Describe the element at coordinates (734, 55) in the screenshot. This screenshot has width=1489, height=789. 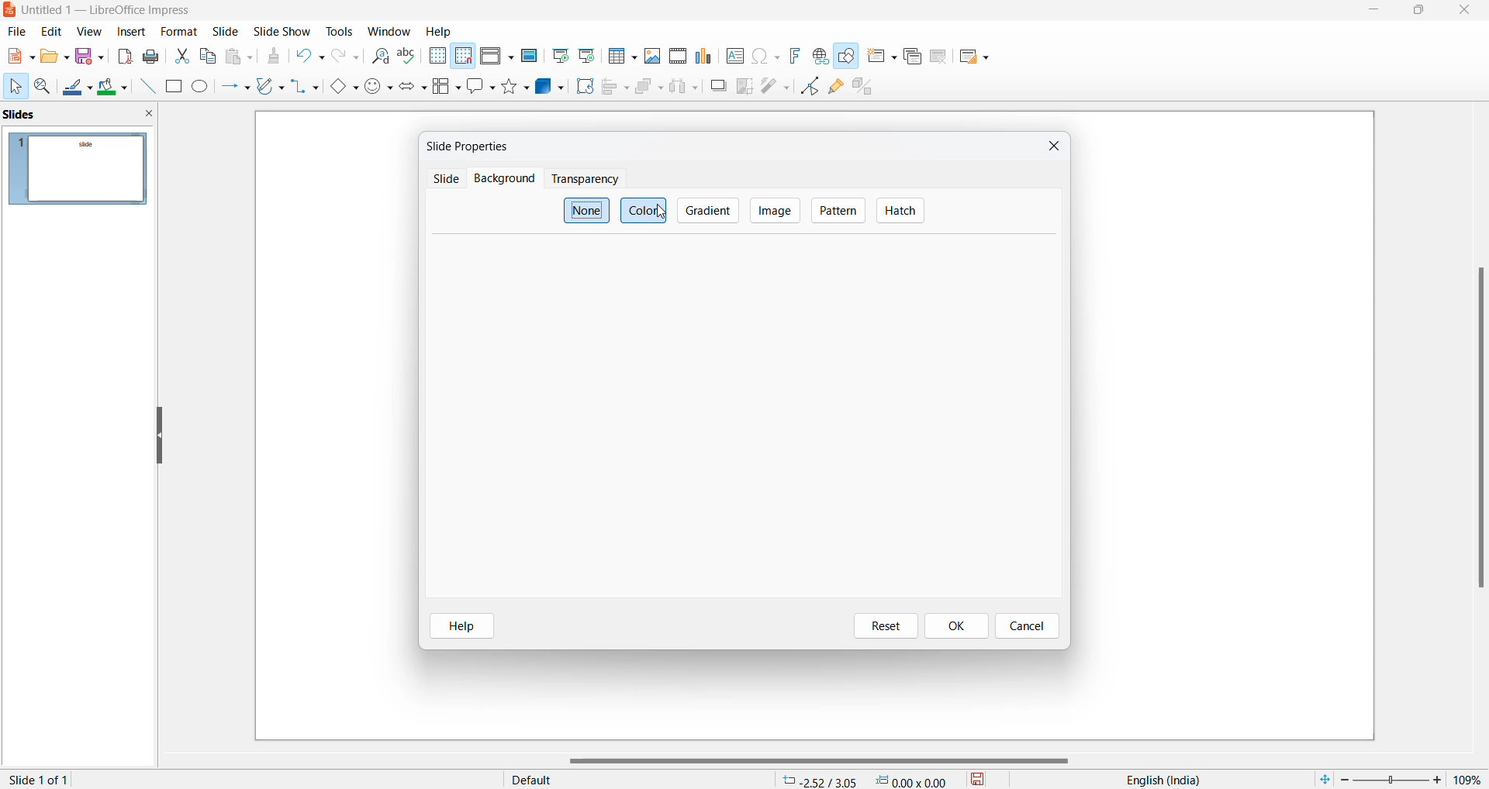
I see `insert text` at that location.